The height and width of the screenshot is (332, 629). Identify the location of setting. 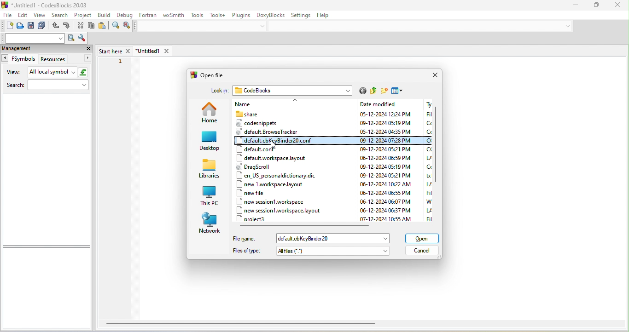
(303, 16).